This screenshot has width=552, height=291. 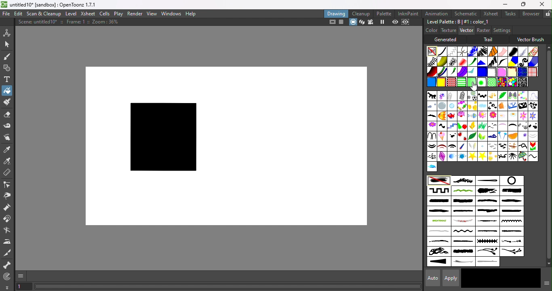 I want to click on Blob, so click(x=502, y=72).